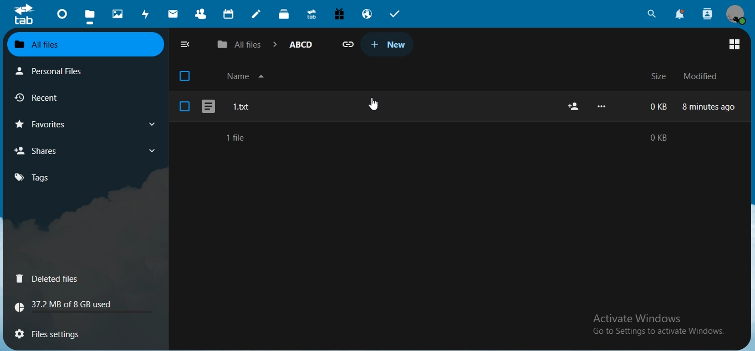 The image size is (755, 351). I want to click on modified, so click(699, 76).